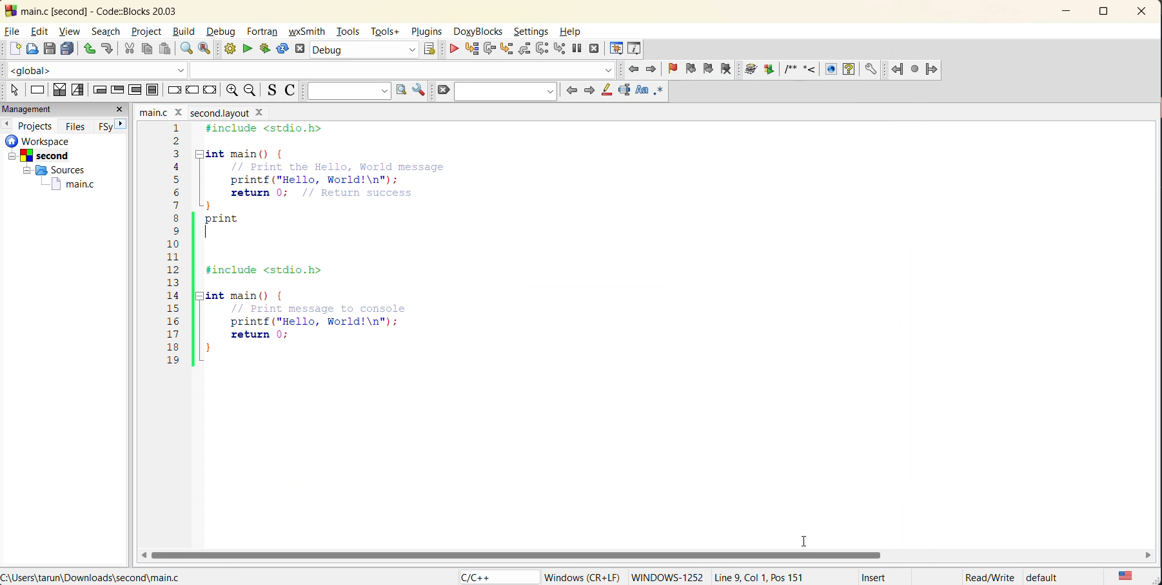 This screenshot has height=585, width=1162. Describe the element at coordinates (578, 50) in the screenshot. I see `break debugger` at that location.